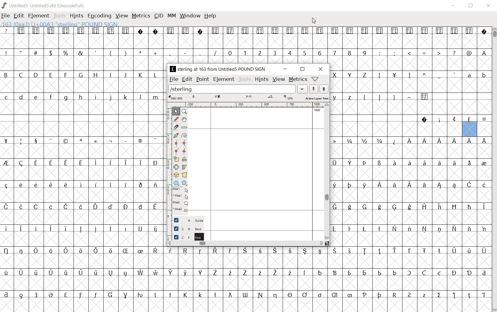 The height and width of the screenshot is (312, 497). Describe the element at coordinates (7, 97) in the screenshot. I see `c` at that location.